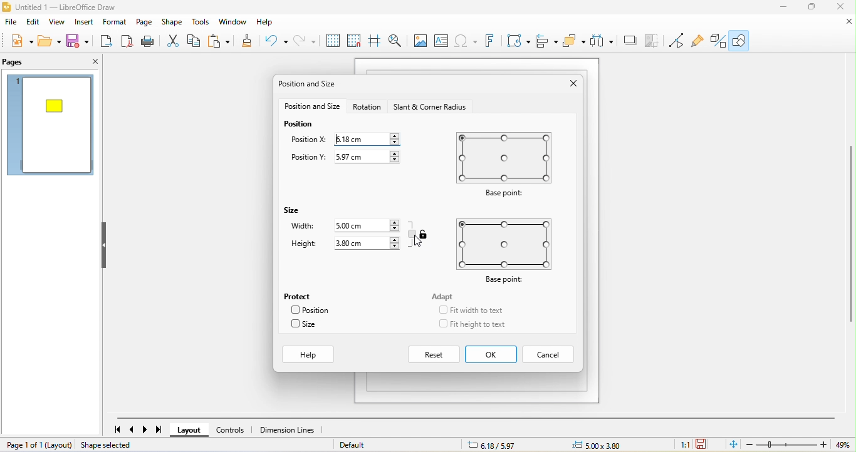  What do you see at coordinates (630, 40) in the screenshot?
I see `shadow` at bounding box center [630, 40].